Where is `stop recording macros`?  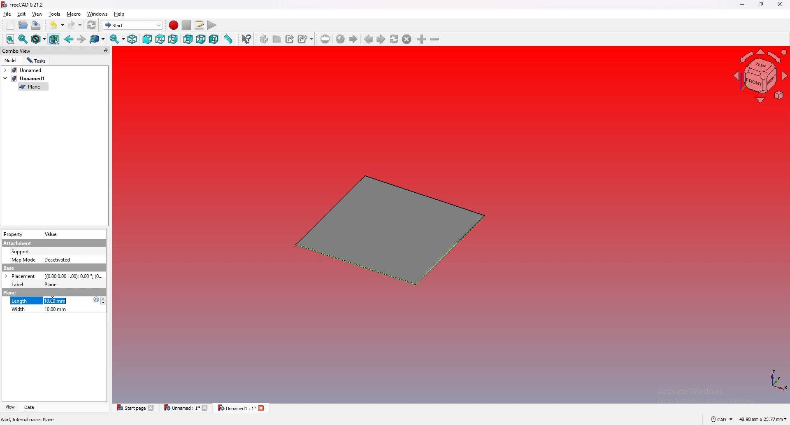
stop recording macros is located at coordinates (187, 25).